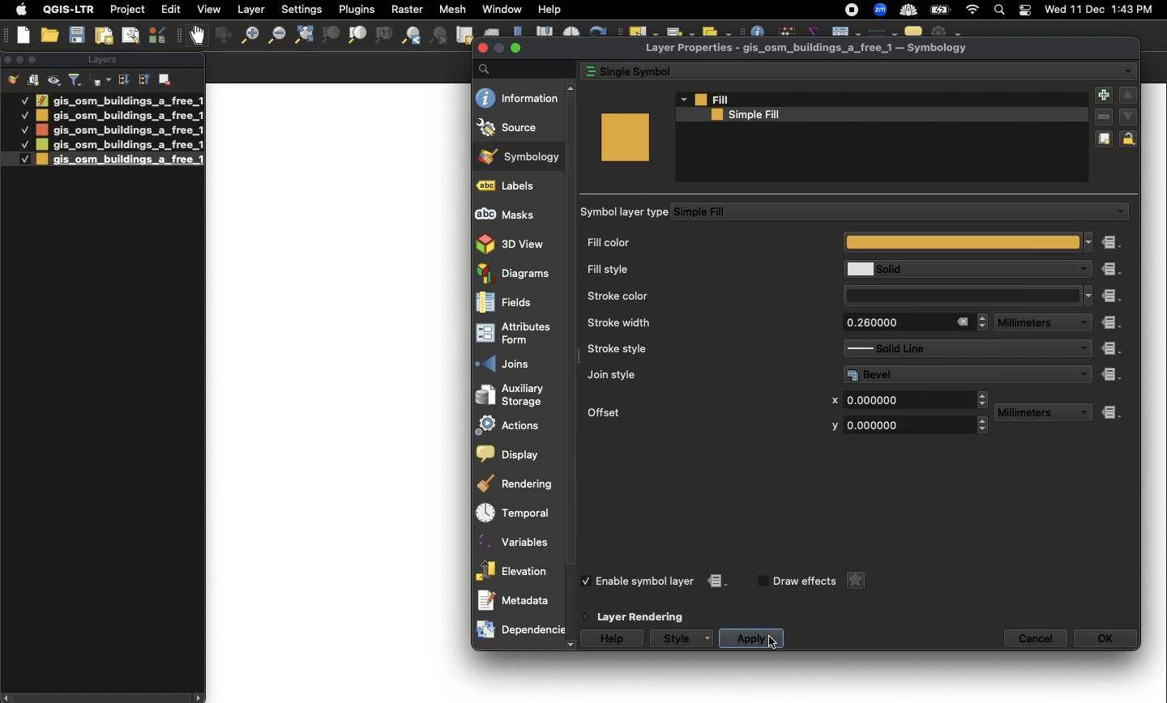  I want to click on Checked, so click(24, 100).